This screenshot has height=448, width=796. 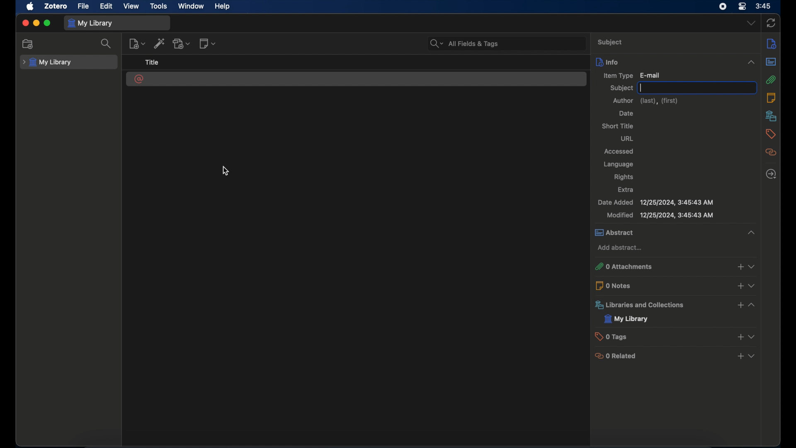 What do you see at coordinates (677, 285) in the screenshot?
I see `0 notes` at bounding box center [677, 285].